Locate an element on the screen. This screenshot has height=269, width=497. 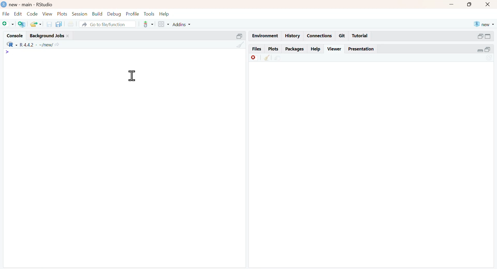
Help is located at coordinates (316, 49).